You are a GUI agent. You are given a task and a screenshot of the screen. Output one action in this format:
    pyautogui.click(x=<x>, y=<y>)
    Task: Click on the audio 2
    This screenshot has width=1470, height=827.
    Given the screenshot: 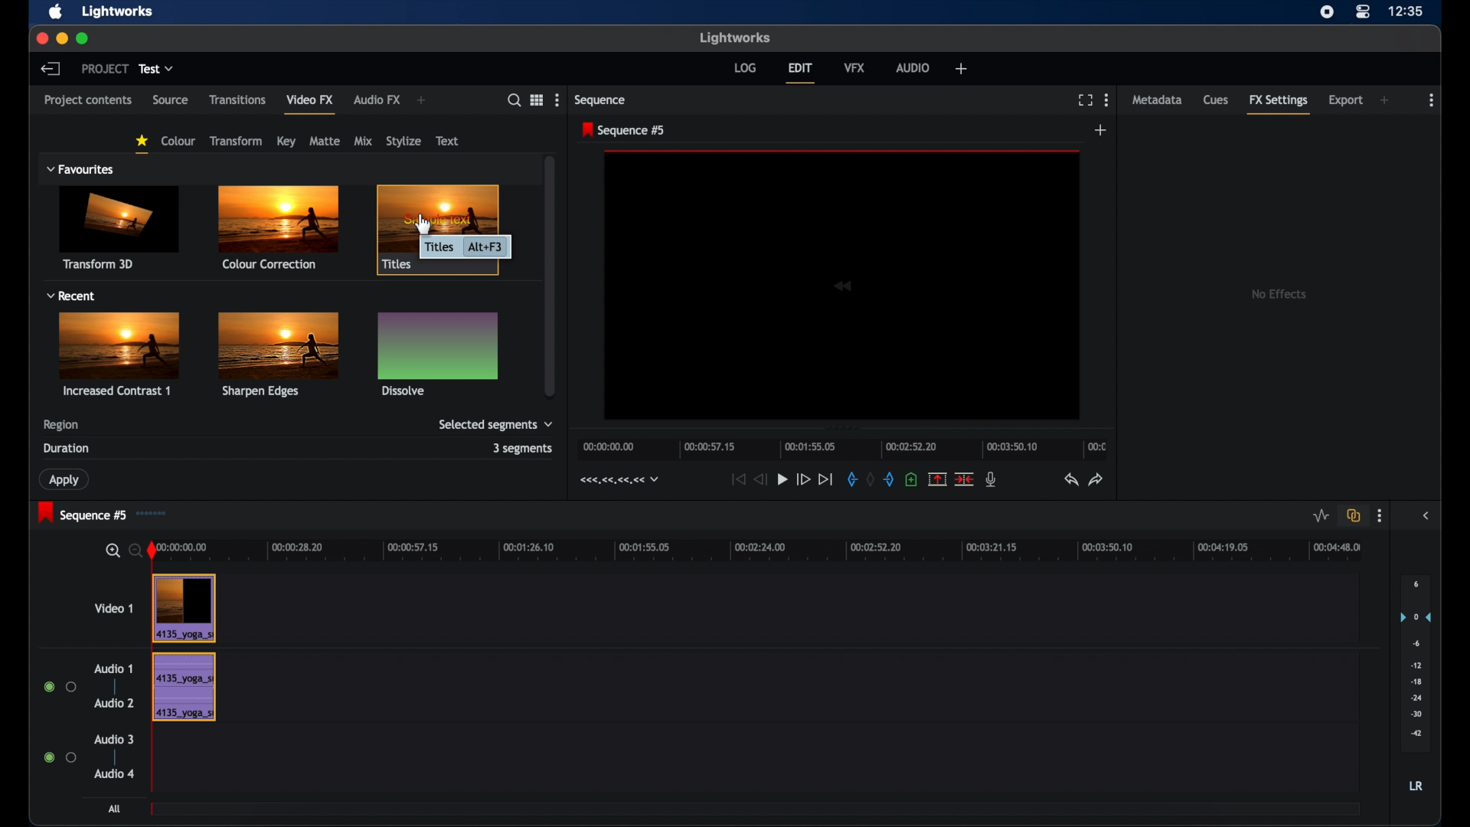 What is the action you would take?
    pyautogui.click(x=113, y=703)
    